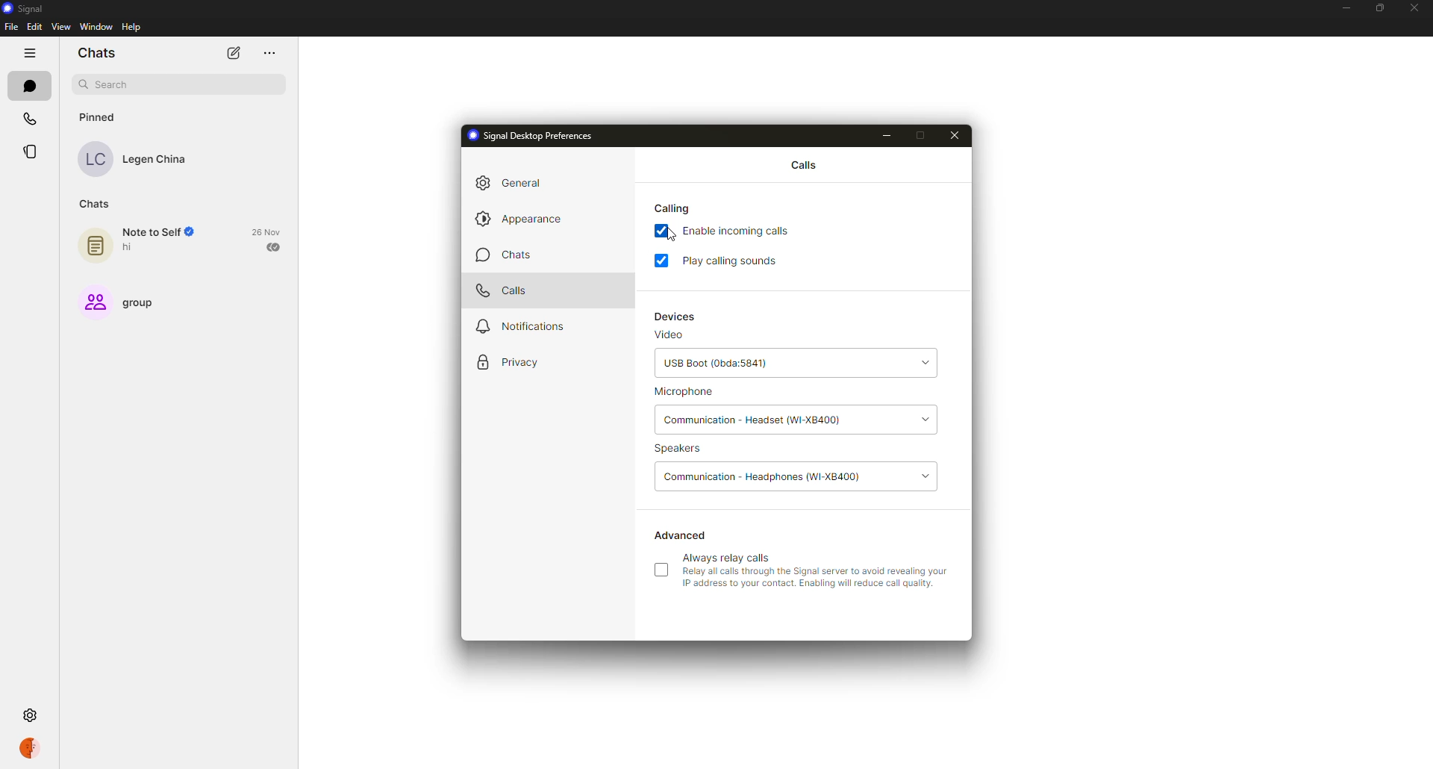 The height and width of the screenshot is (769, 1433). Describe the element at coordinates (234, 53) in the screenshot. I see `new chat` at that location.